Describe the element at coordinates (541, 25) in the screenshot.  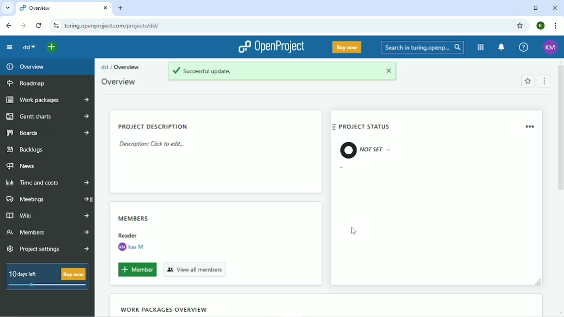
I see `Account` at that location.